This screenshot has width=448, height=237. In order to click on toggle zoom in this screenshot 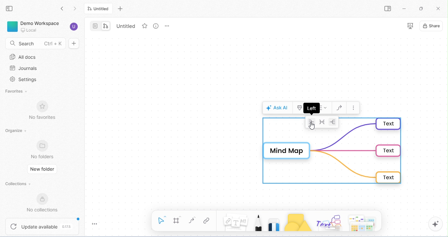, I will do `click(97, 224)`.